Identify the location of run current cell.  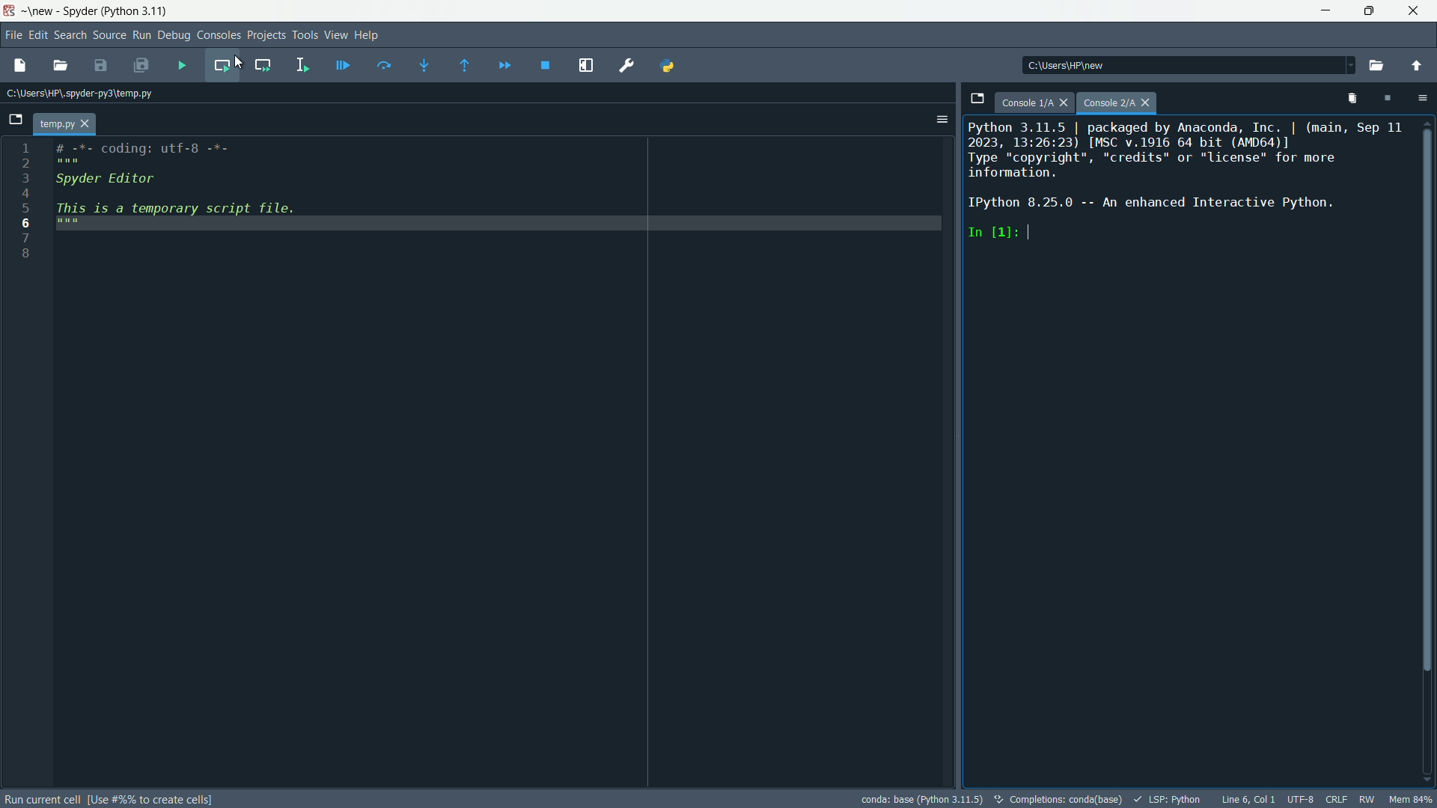
(221, 65).